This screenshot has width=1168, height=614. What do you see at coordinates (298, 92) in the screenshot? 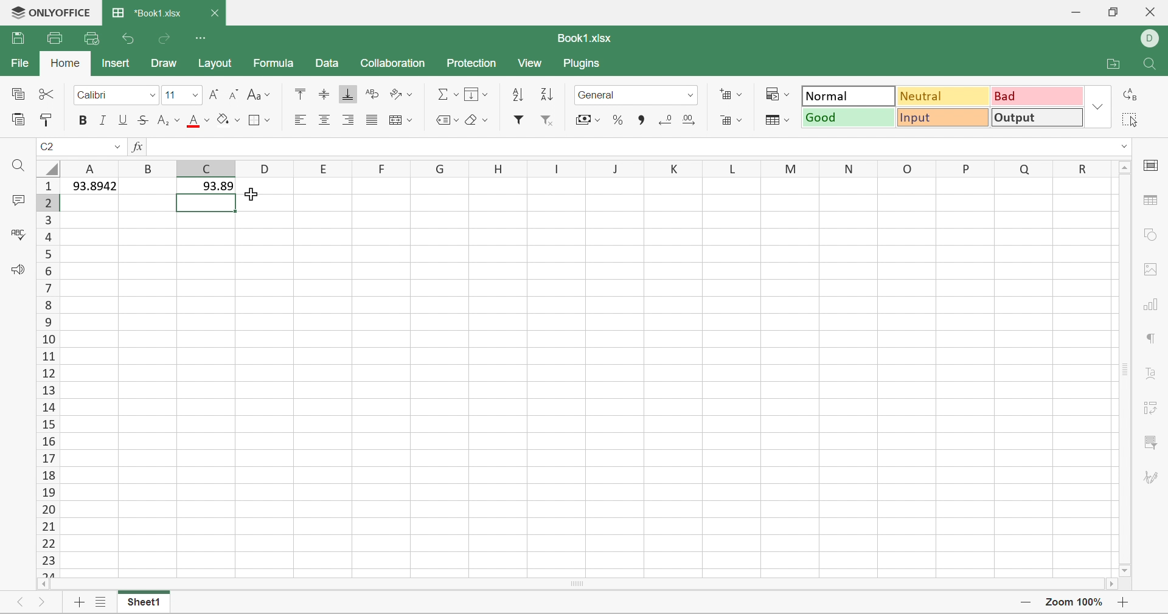
I see `Align Top` at bounding box center [298, 92].